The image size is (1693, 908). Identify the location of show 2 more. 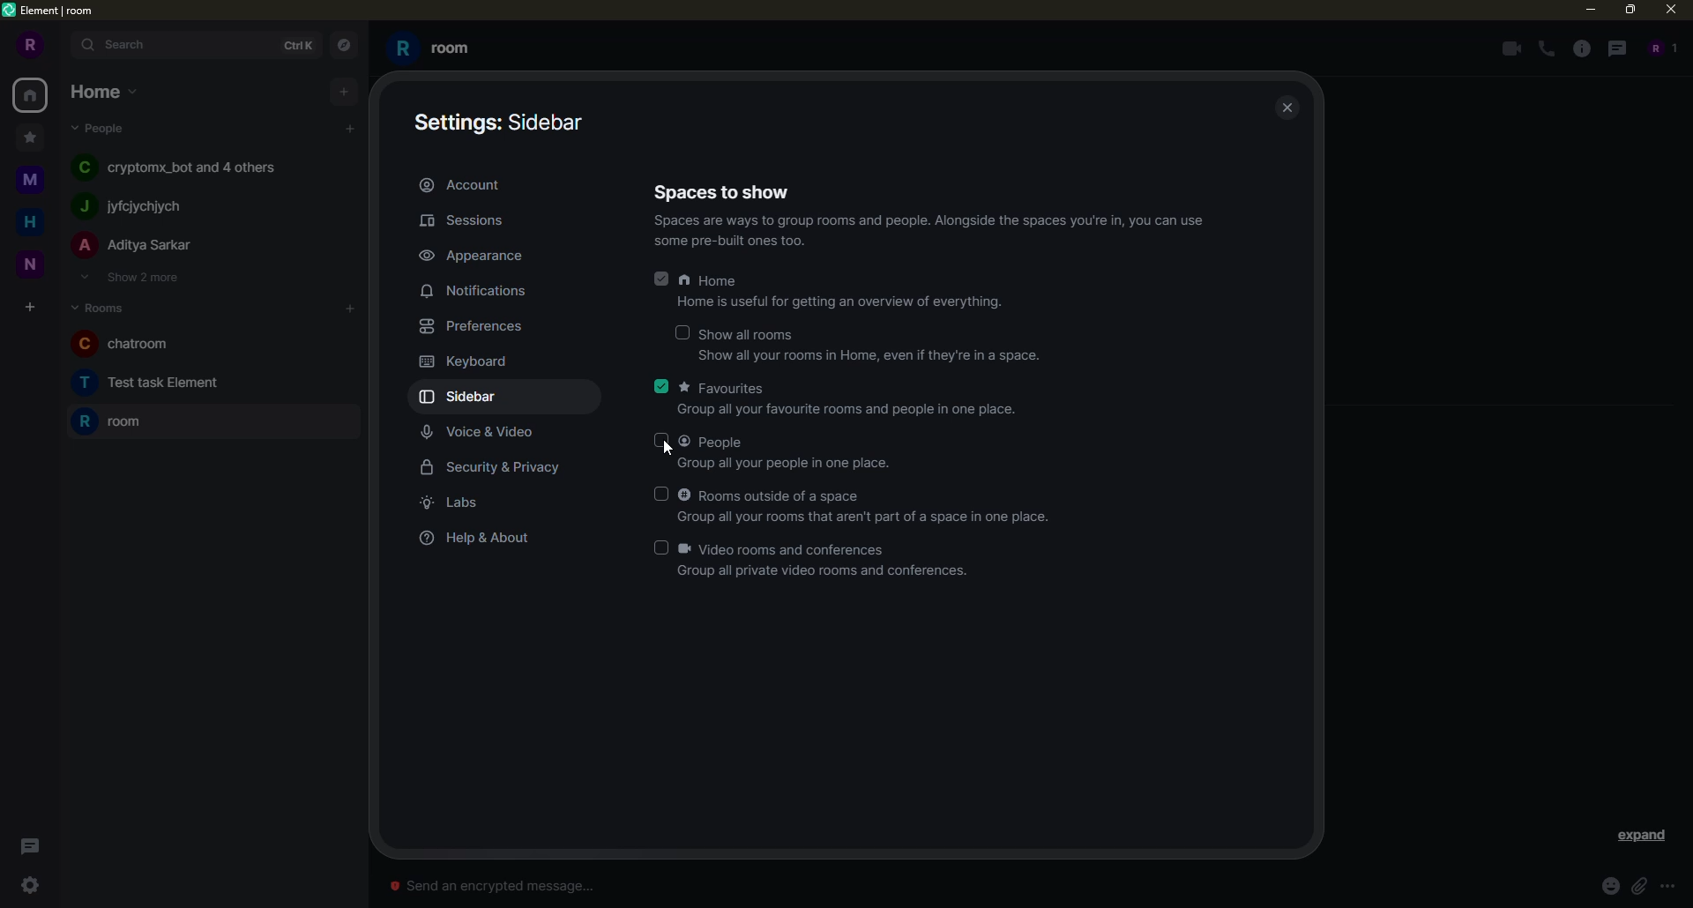
(135, 279).